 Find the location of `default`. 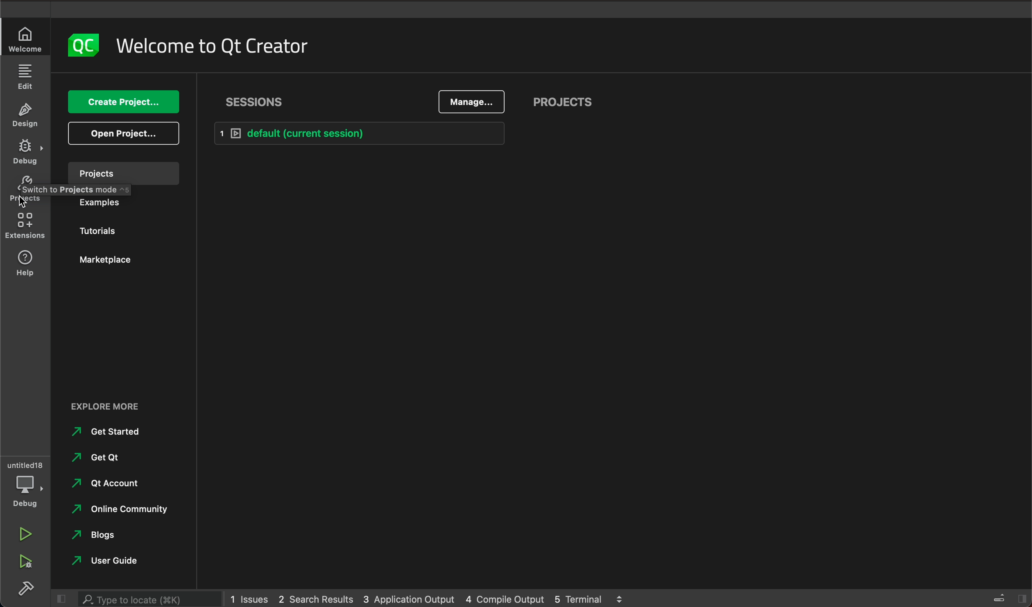

default is located at coordinates (382, 133).